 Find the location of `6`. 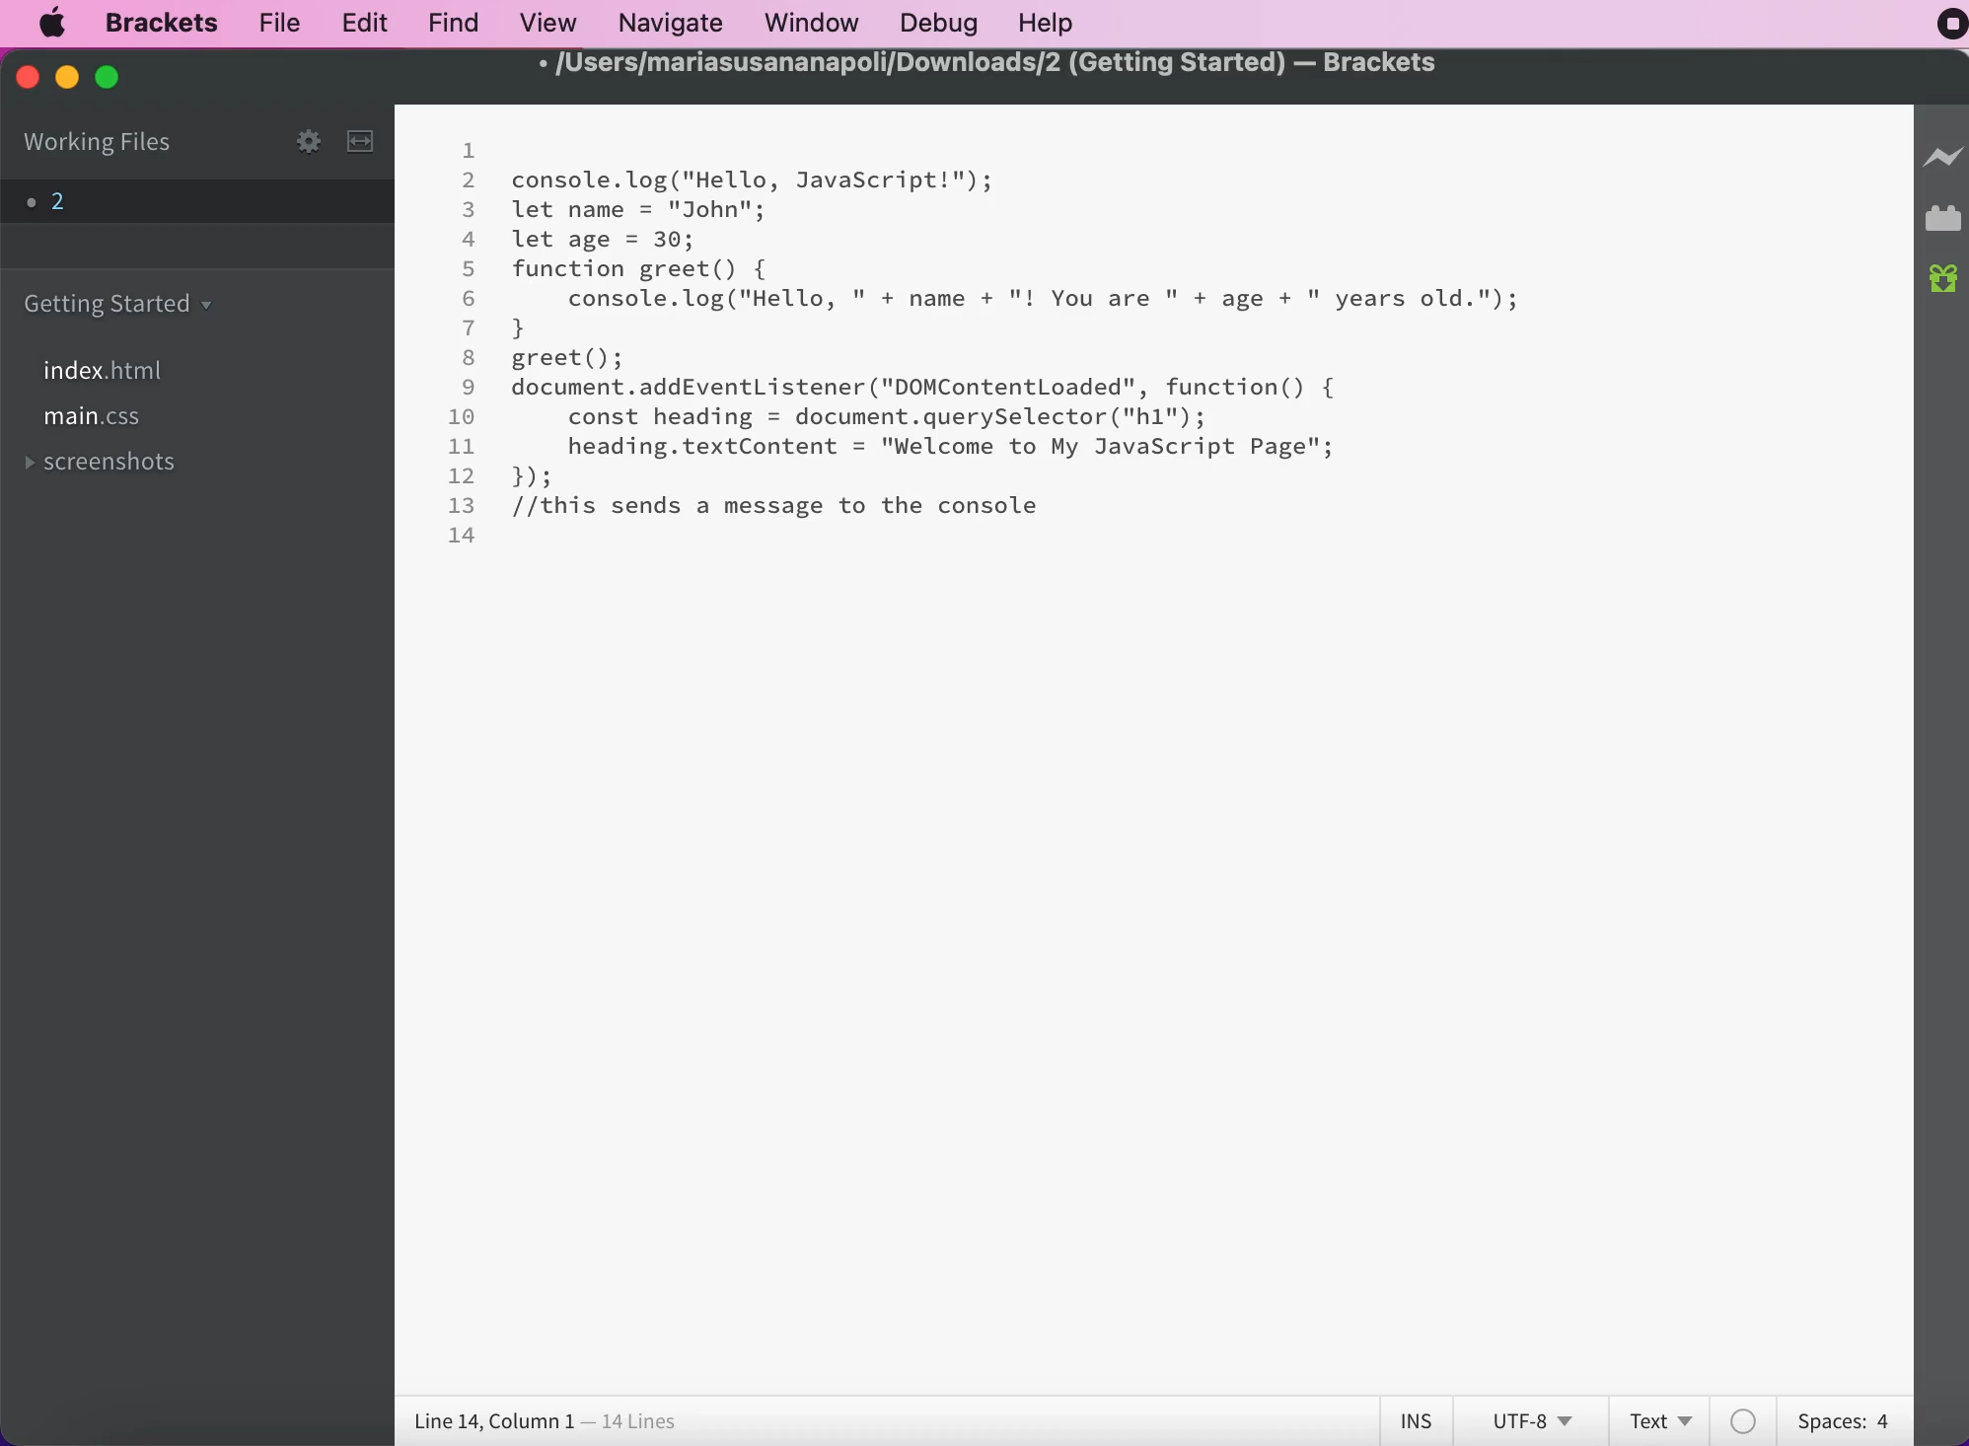

6 is located at coordinates (471, 298).